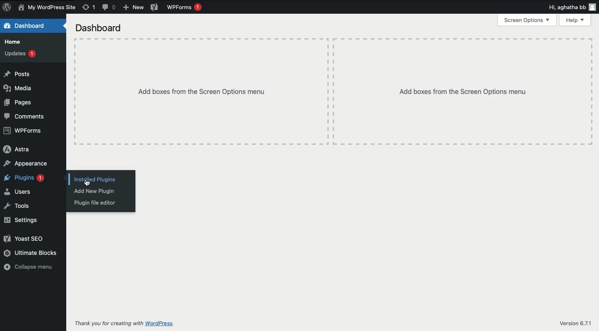 The width and height of the screenshot is (599, 331). I want to click on Updates, so click(22, 54).